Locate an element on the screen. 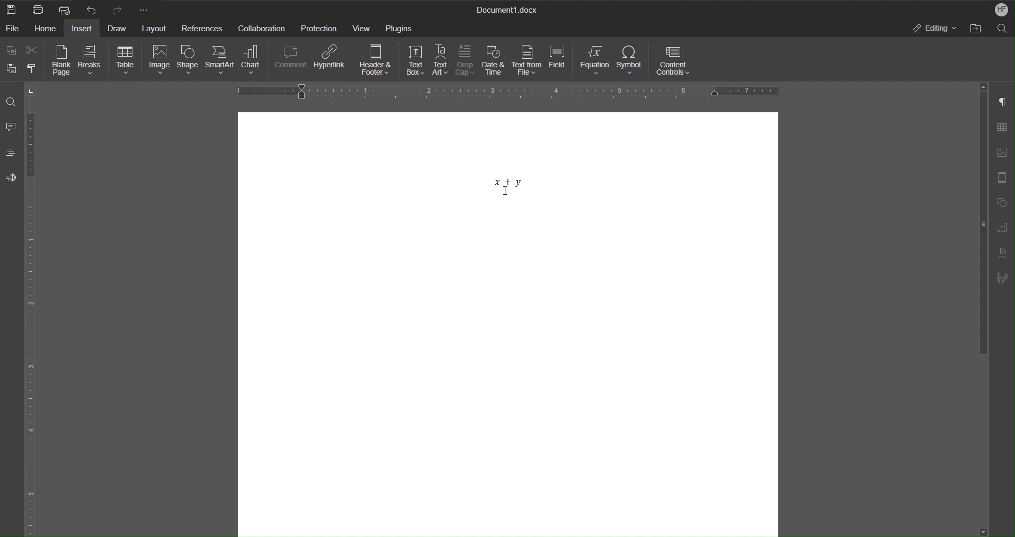 This screenshot has height=537, width=1015. Image is located at coordinates (157, 61).